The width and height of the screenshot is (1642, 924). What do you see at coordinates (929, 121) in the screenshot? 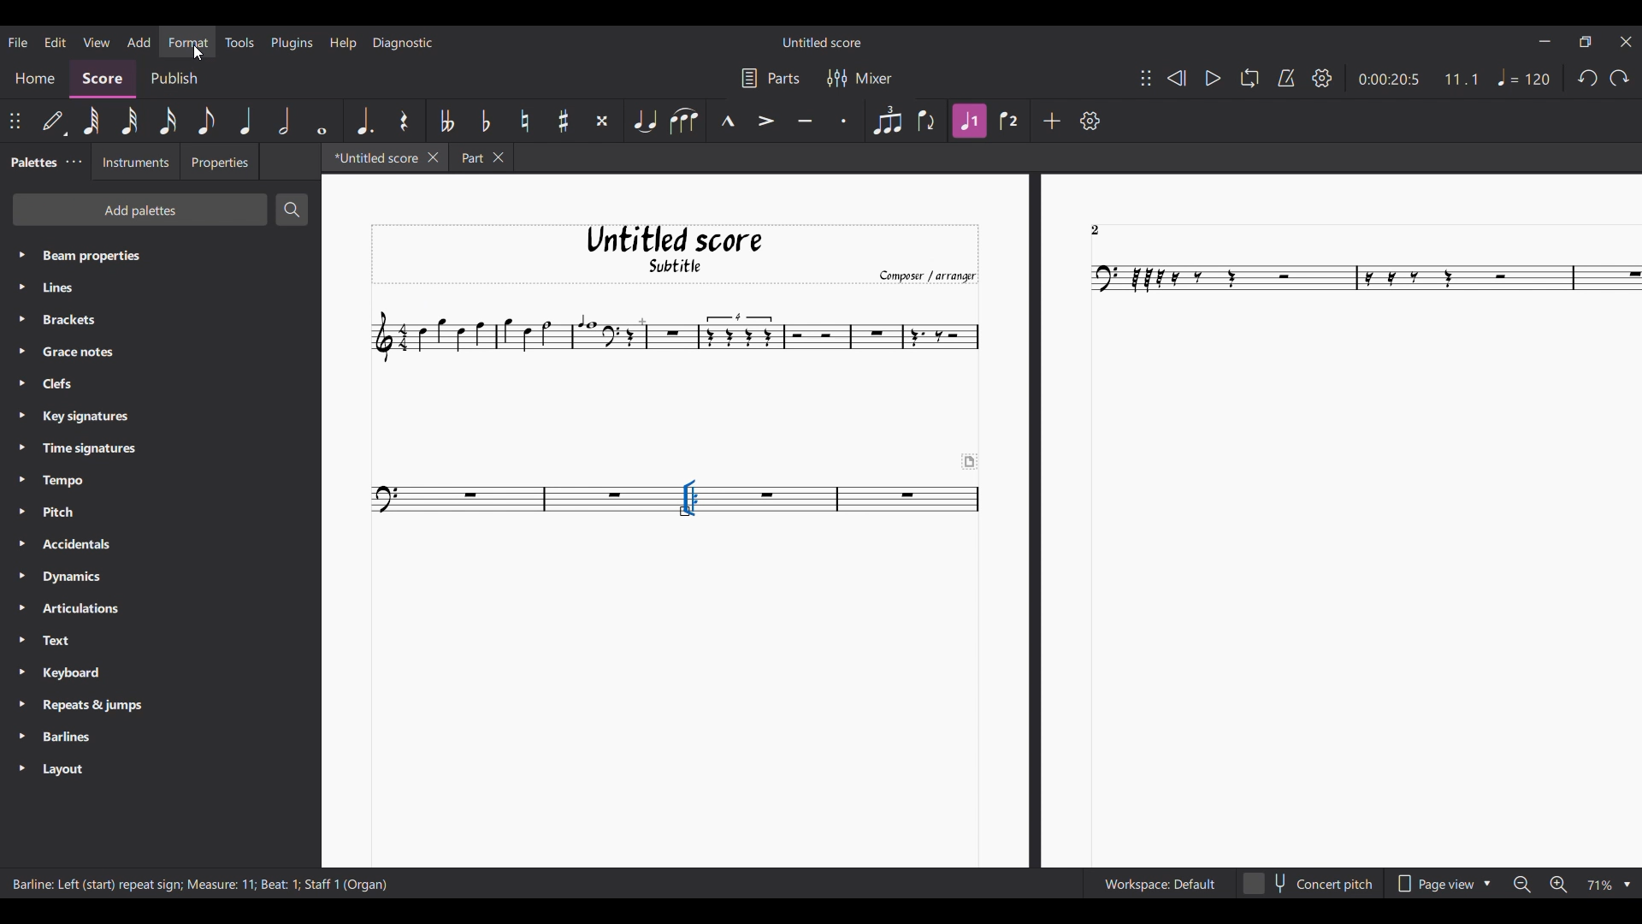
I see `Flip direction` at bounding box center [929, 121].